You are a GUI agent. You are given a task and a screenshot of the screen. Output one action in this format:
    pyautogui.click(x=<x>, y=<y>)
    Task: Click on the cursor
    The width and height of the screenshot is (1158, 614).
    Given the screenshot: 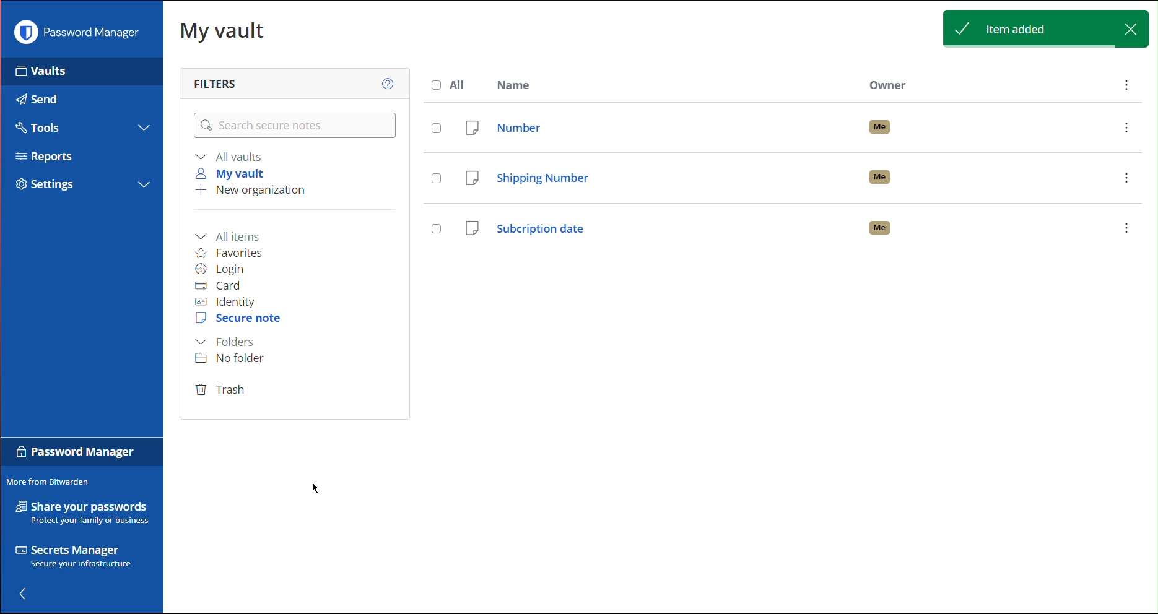 What is the action you would take?
    pyautogui.click(x=321, y=492)
    